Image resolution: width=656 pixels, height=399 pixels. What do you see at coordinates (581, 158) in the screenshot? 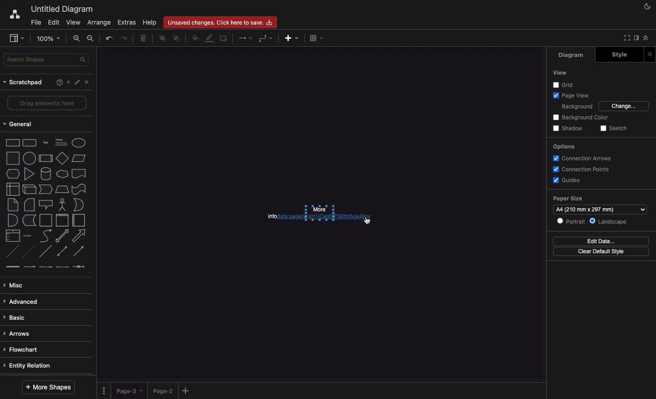
I see `Connection arrows` at bounding box center [581, 158].